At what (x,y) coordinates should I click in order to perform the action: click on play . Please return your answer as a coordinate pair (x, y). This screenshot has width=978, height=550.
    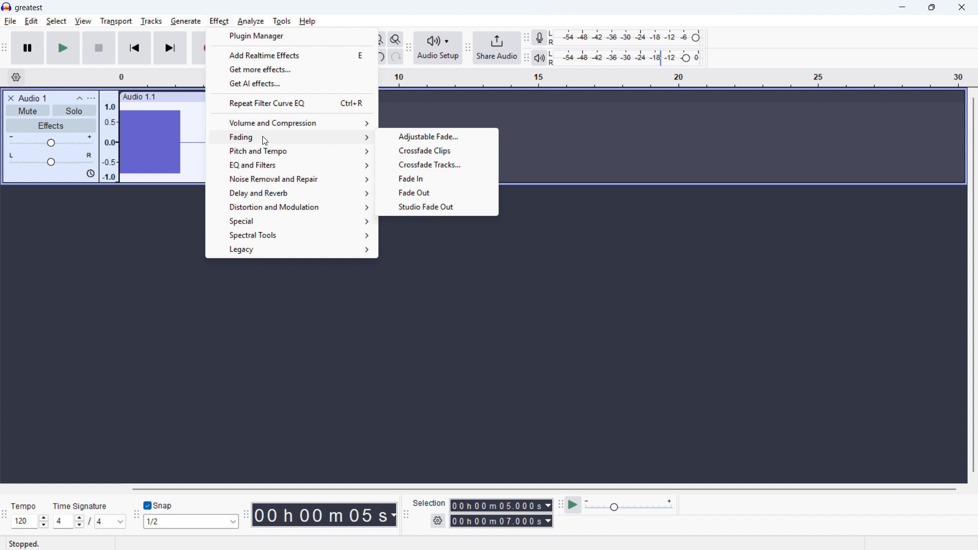
    Looking at the image, I should click on (63, 48).